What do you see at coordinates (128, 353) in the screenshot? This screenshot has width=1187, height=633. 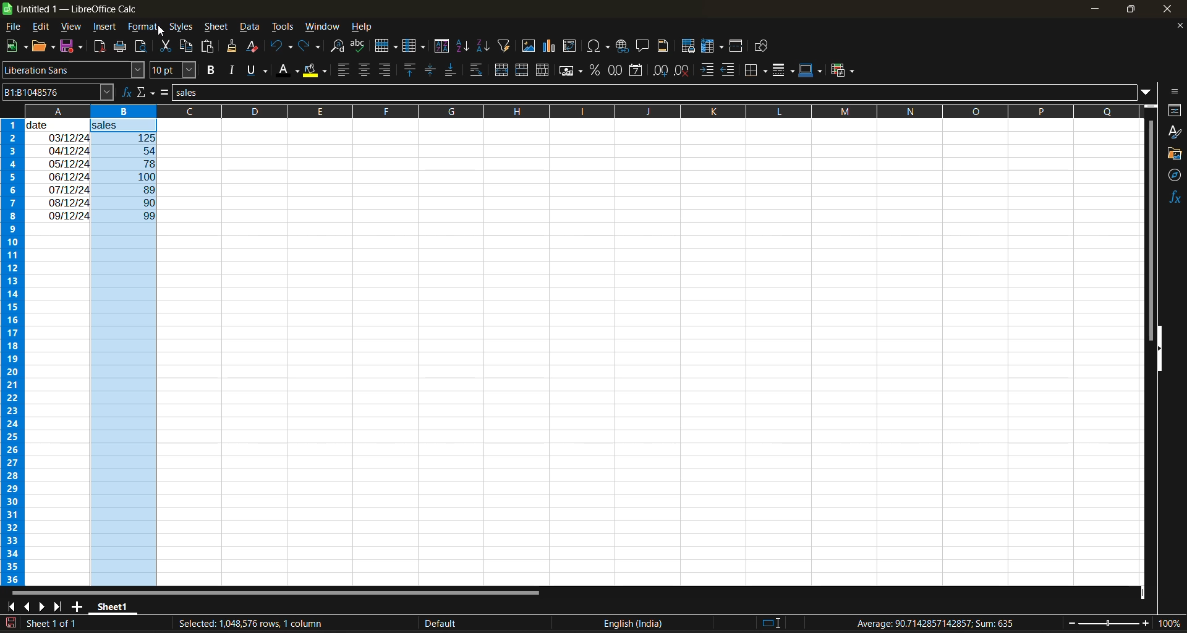 I see `highlighted column` at bounding box center [128, 353].